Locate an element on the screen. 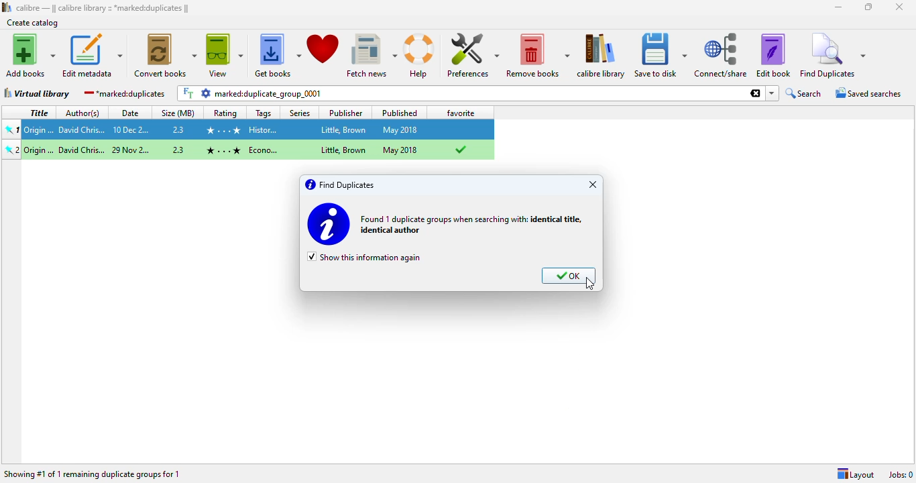 This screenshot has height=483, width=916. edit metadata is located at coordinates (93, 55).